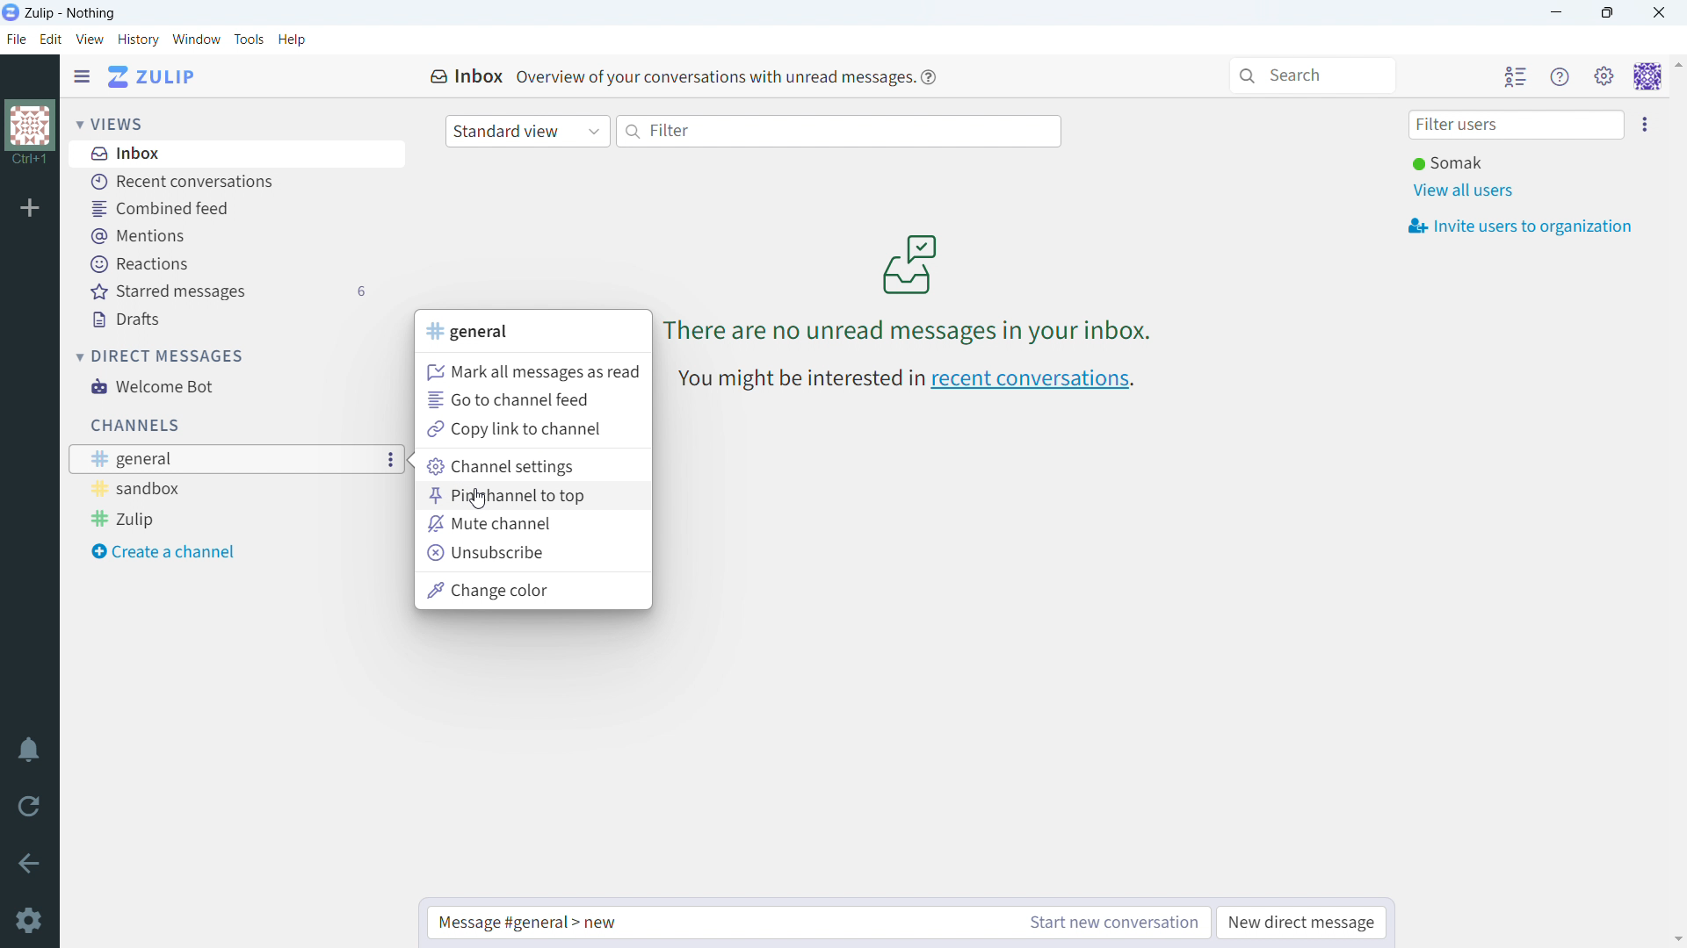 The height and width of the screenshot is (948, 1687). I want to click on reactions, so click(229, 263).